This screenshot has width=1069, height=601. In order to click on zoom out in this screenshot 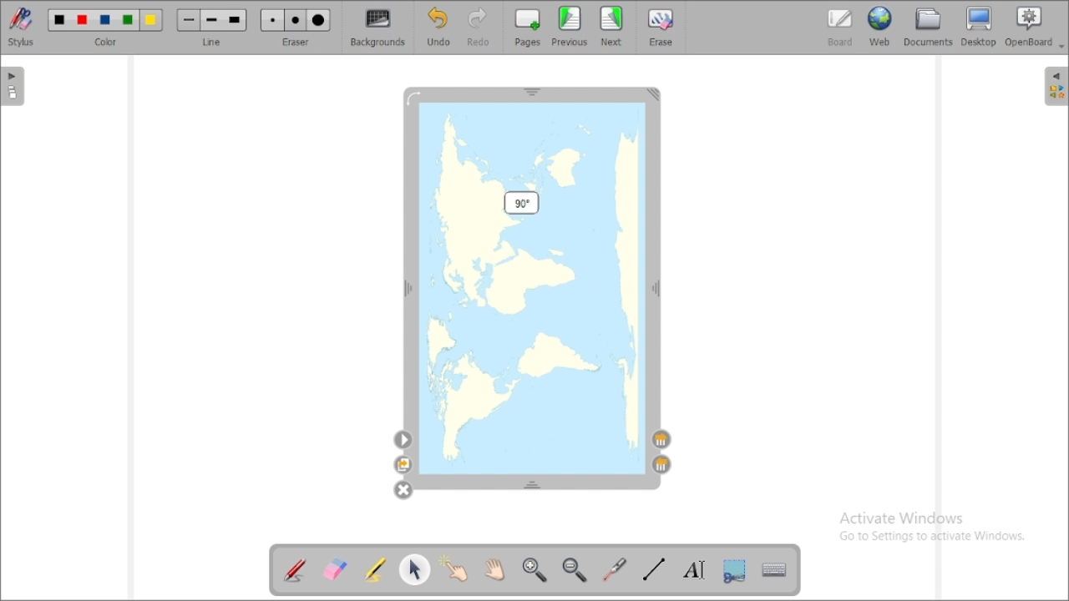, I will do `click(575, 569)`.